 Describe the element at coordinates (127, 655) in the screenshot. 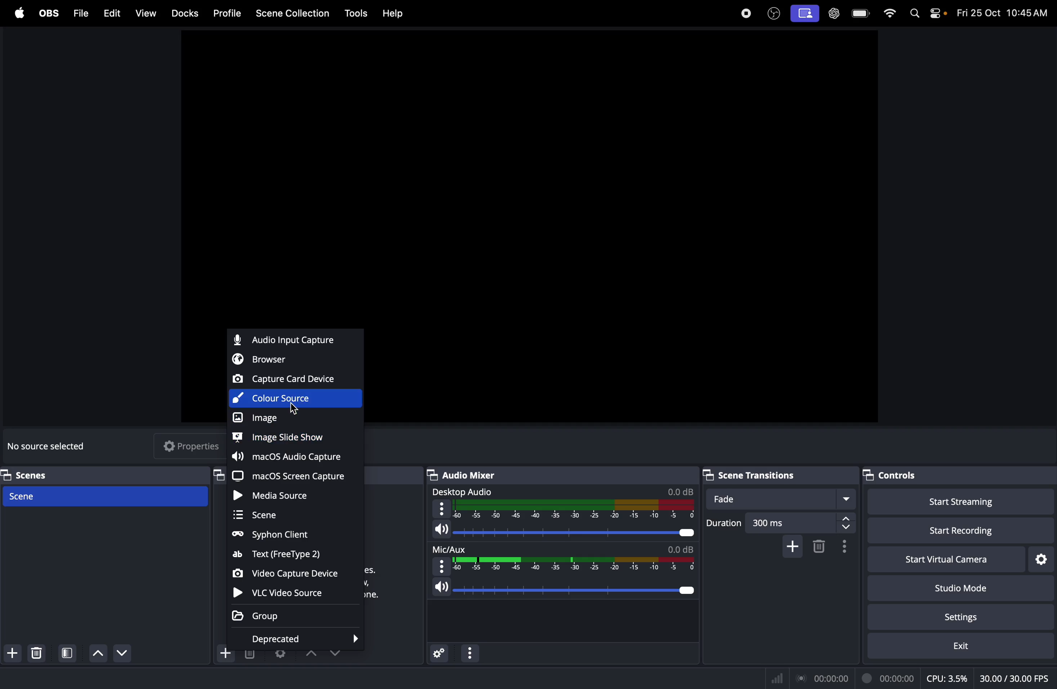

I see `Move scene up` at that location.